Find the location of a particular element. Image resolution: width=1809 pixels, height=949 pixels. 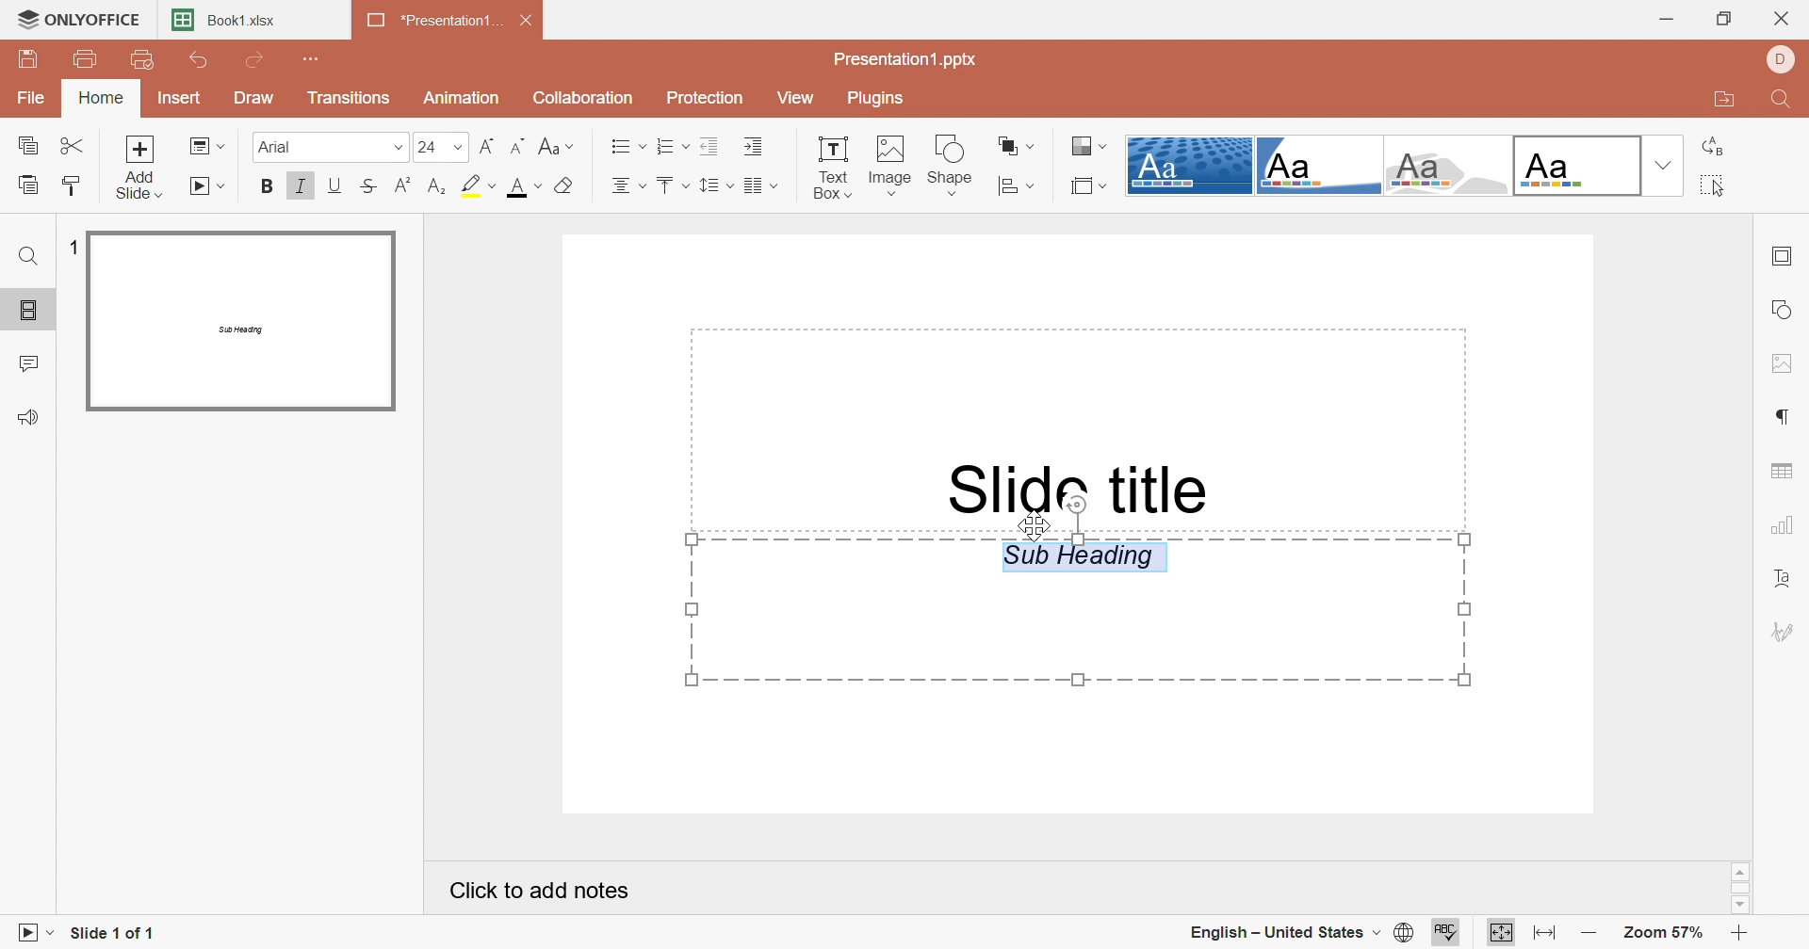

Home is located at coordinates (101, 97).